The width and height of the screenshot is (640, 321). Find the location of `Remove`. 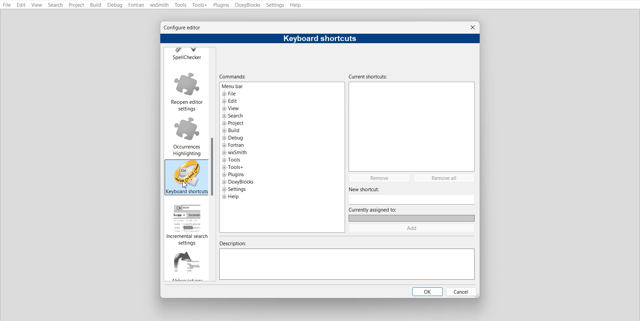

Remove is located at coordinates (379, 178).